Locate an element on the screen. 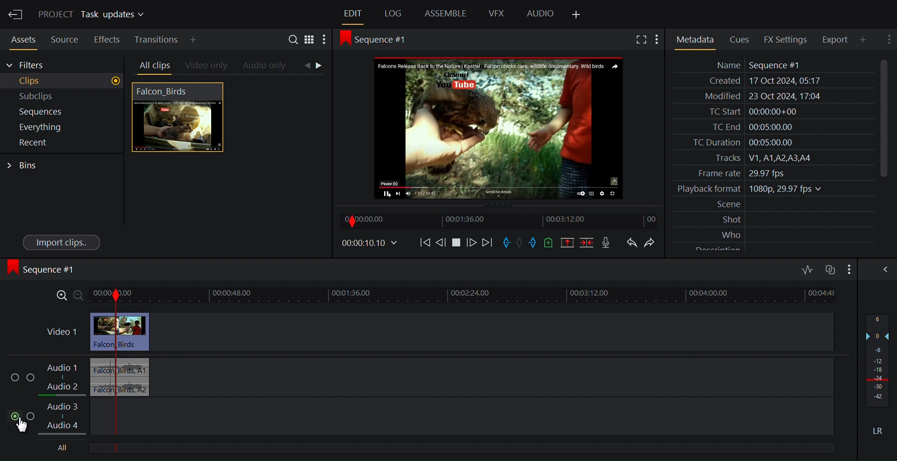 The width and height of the screenshot is (897, 461). audio 2 is located at coordinates (135, 389).